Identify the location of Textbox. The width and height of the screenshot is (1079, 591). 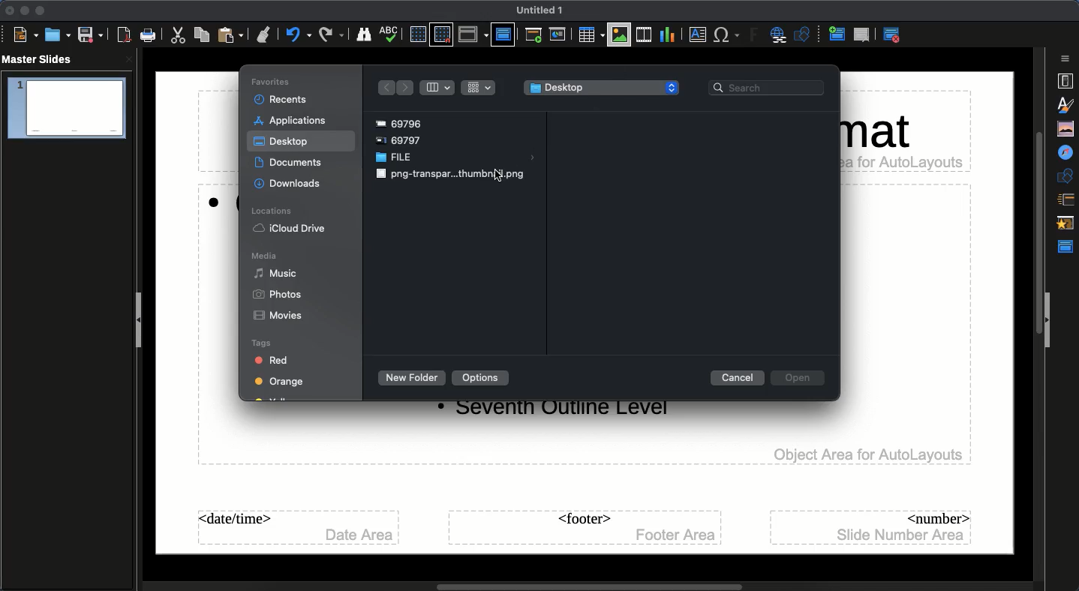
(696, 35).